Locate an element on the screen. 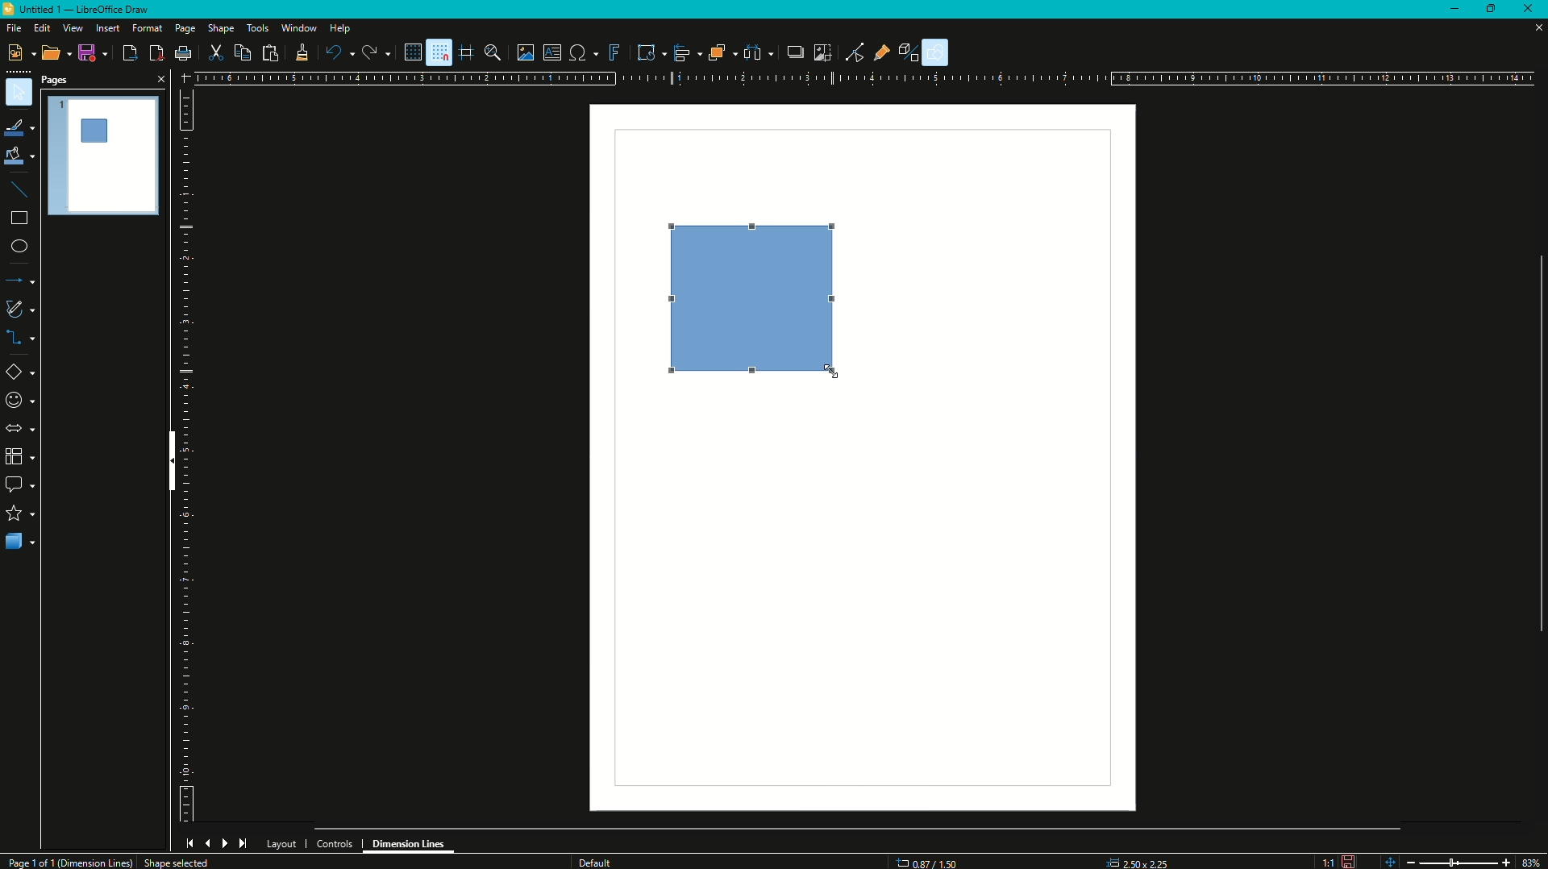 This screenshot has width=1548, height=869. Cursor is located at coordinates (832, 366).